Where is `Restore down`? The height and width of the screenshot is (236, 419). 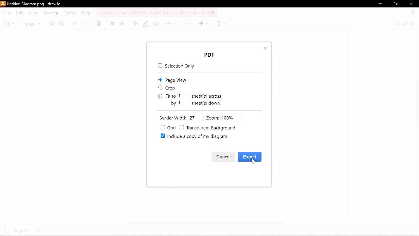
Restore down is located at coordinates (395, 4).